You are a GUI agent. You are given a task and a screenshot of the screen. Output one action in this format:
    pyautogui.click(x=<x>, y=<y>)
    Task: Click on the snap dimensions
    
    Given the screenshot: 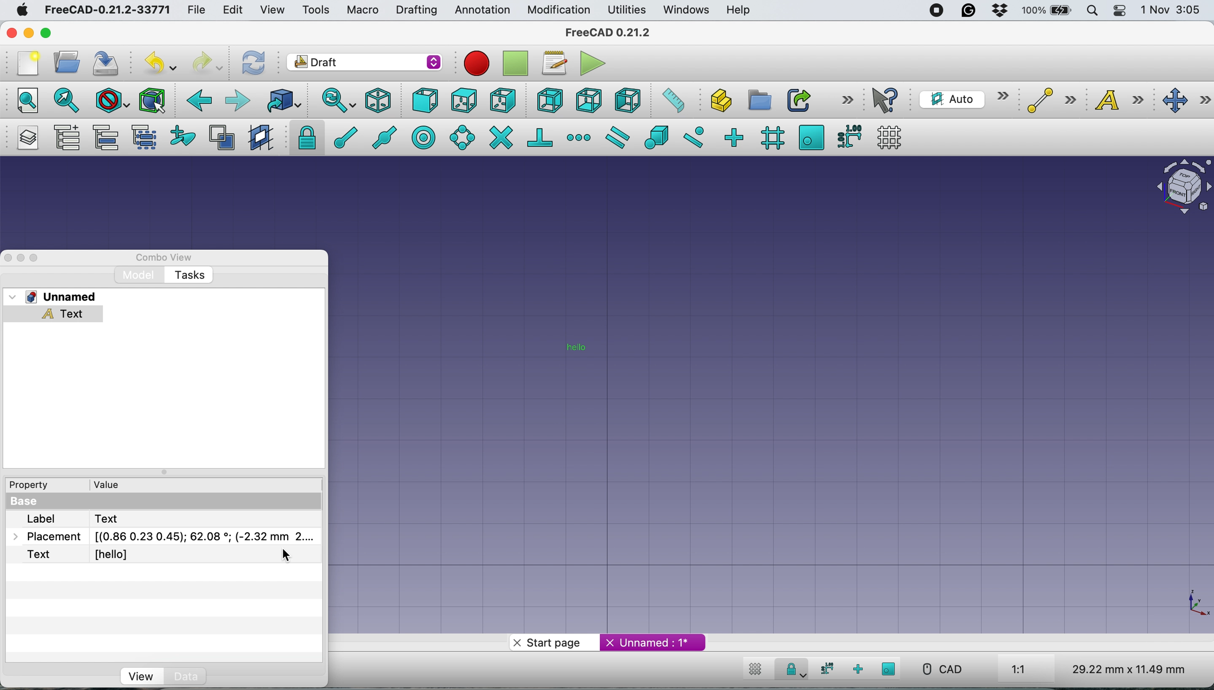 What is the action you would take?
    pyautogui.click(x=848, y=138)
    